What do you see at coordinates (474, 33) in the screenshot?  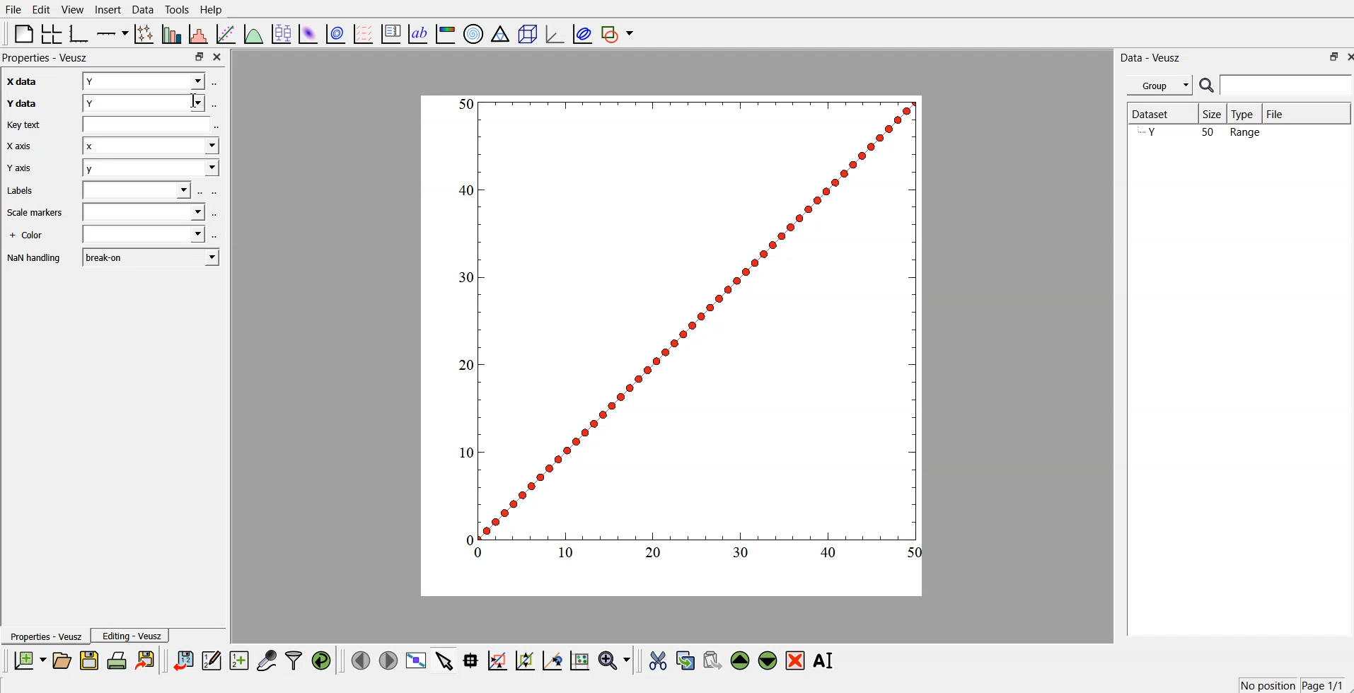 I see `polar graph` at bounding box center [474, 33].